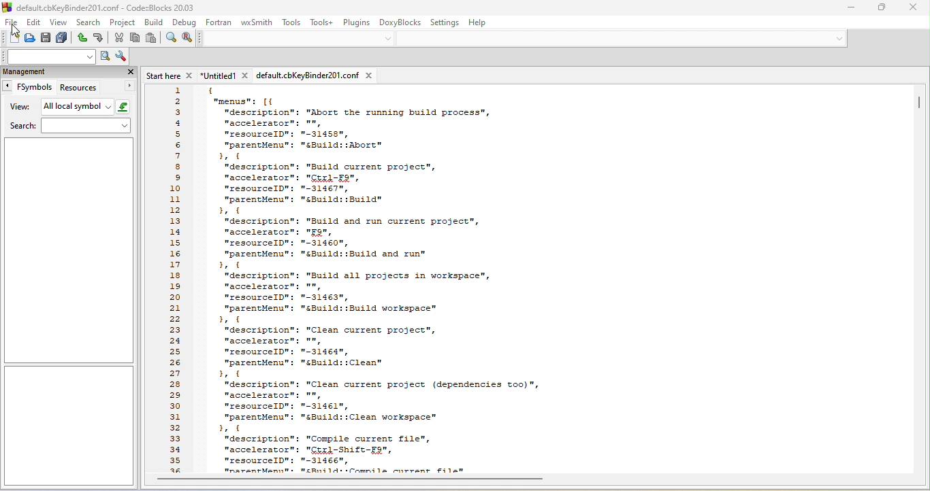  I want to click on replace, so click(187, 38).